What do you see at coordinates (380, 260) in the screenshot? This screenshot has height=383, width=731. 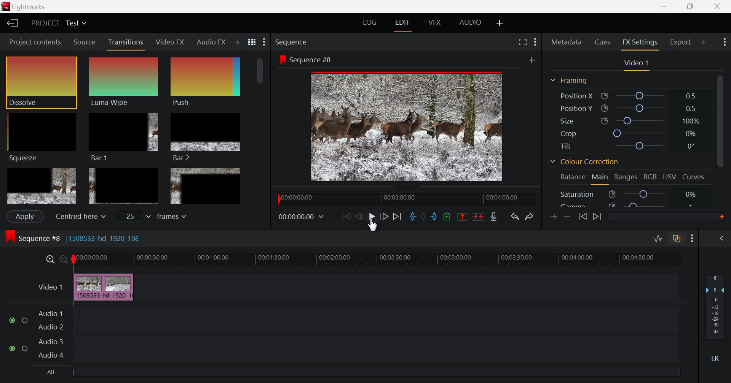 I see `Project Timeline` at bounding box center [380, 260].